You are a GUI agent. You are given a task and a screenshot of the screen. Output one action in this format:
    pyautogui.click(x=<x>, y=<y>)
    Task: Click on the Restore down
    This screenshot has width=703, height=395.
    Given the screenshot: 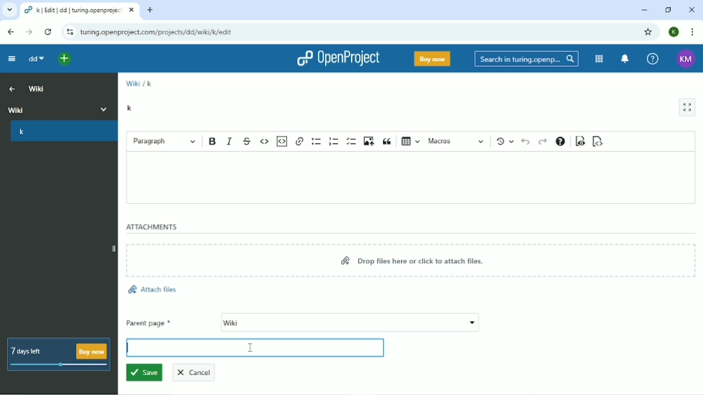 What is the action you would take?
    pyautogui.click(x=668, y=10)
    